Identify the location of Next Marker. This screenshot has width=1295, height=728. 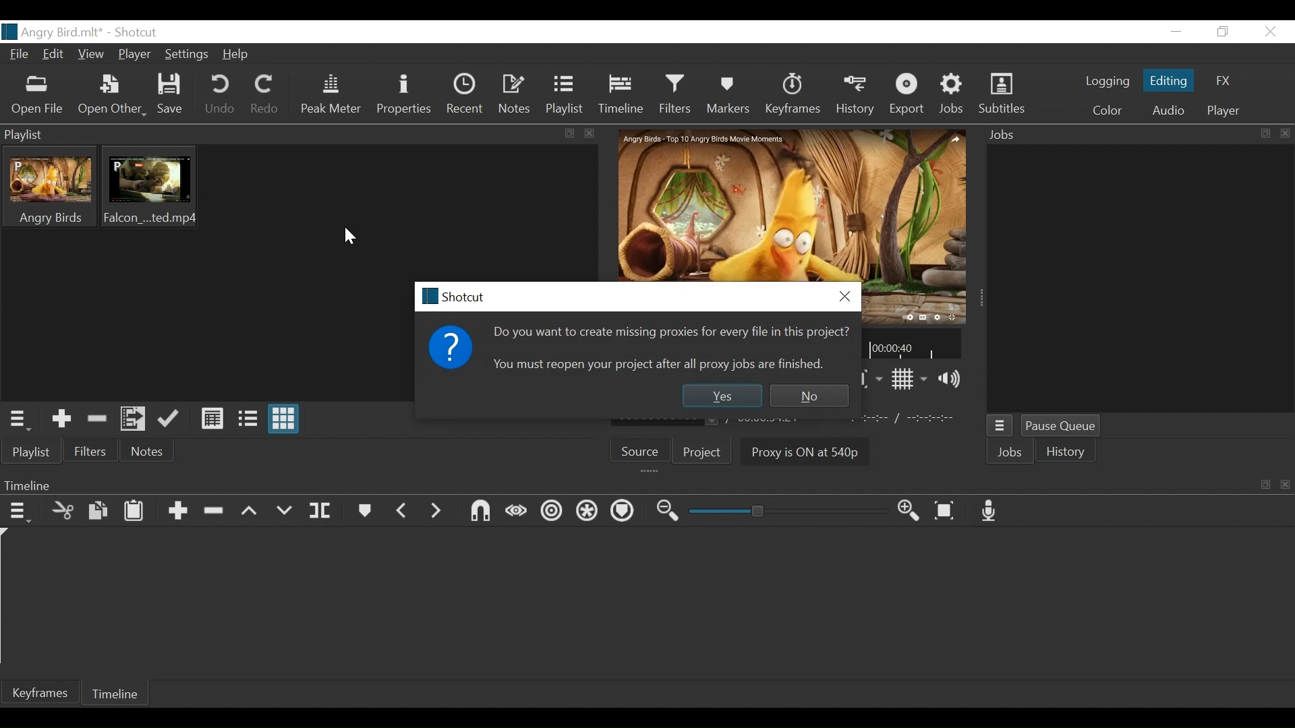
(438, 512).